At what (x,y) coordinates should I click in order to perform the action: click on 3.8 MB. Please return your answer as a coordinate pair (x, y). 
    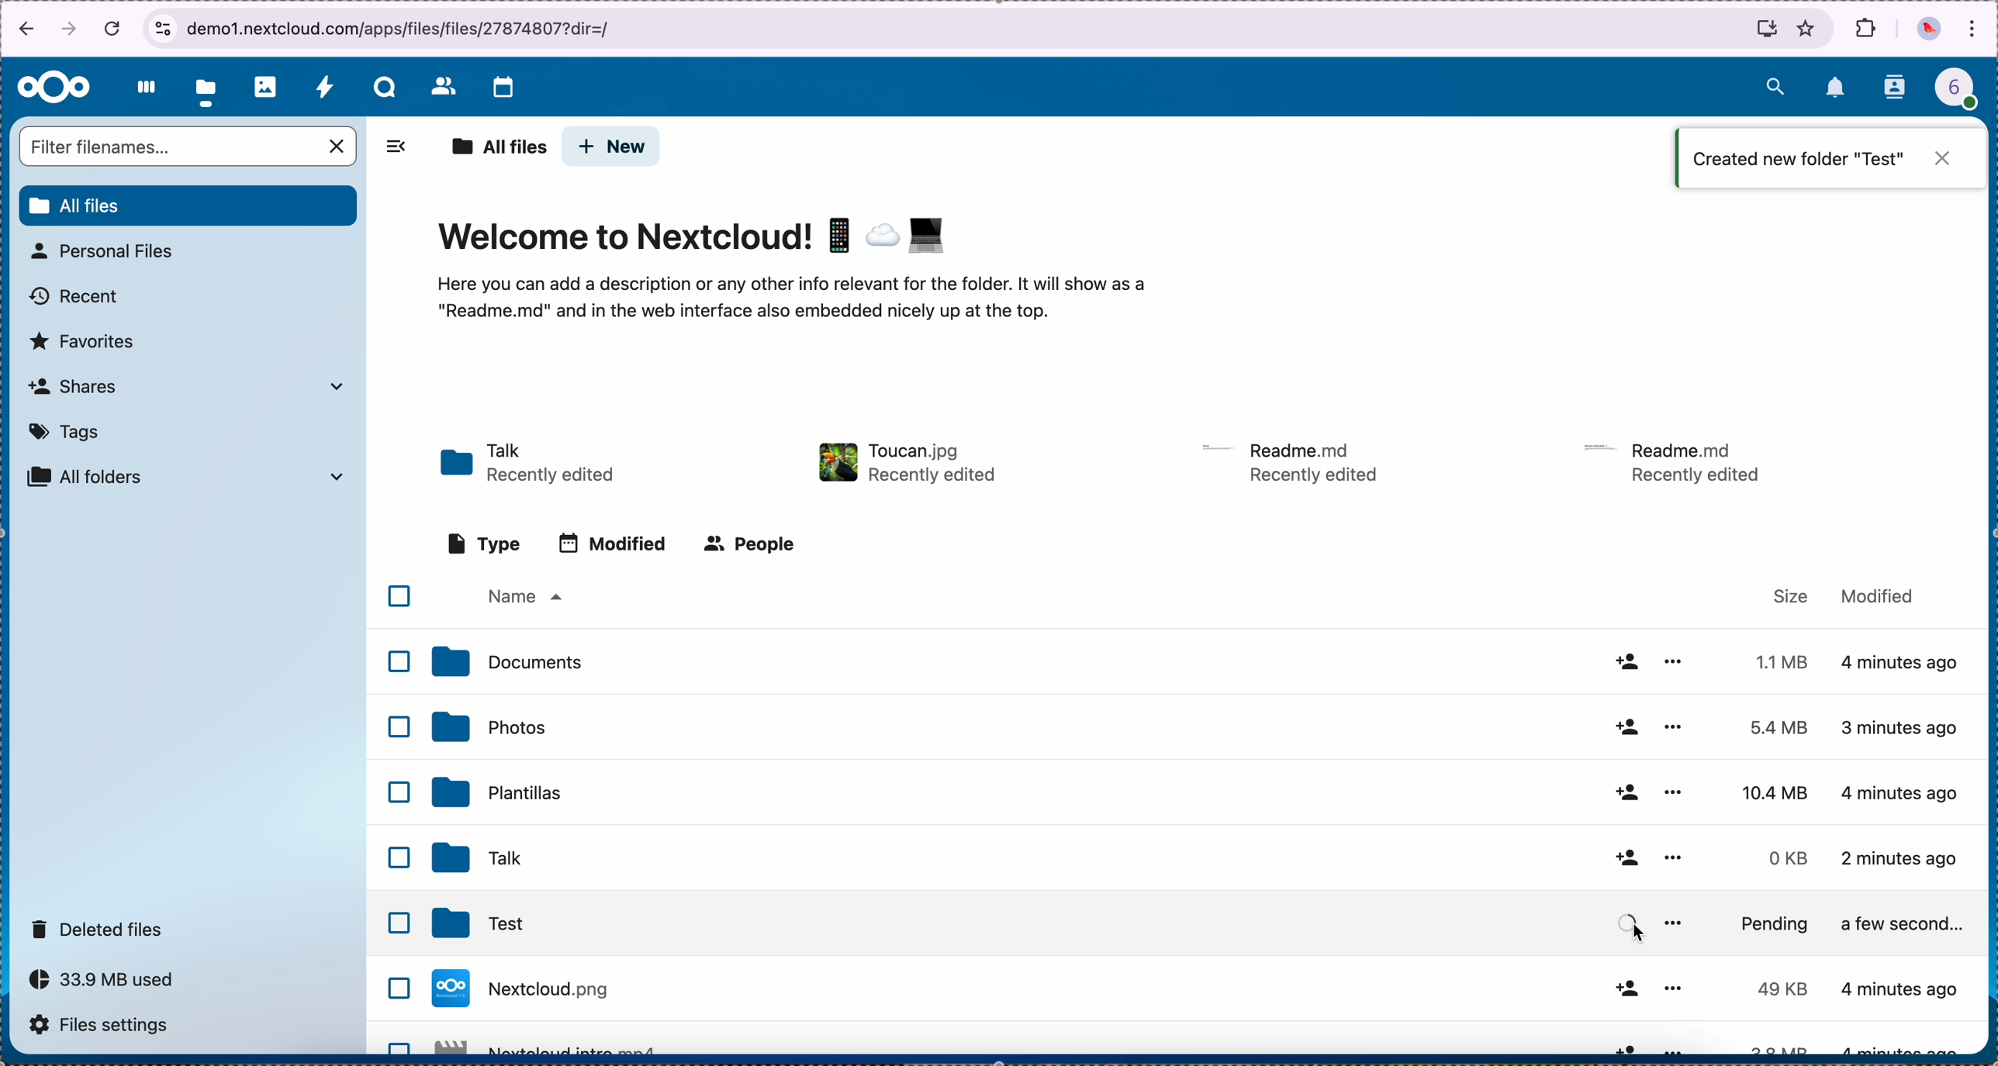
    Looking at the image, I should click on (1775, 991).